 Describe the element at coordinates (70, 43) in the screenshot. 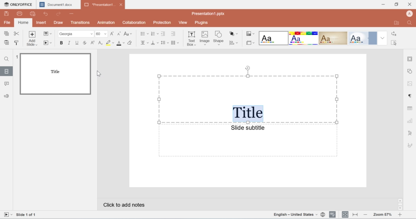

I see `italics` at that location.